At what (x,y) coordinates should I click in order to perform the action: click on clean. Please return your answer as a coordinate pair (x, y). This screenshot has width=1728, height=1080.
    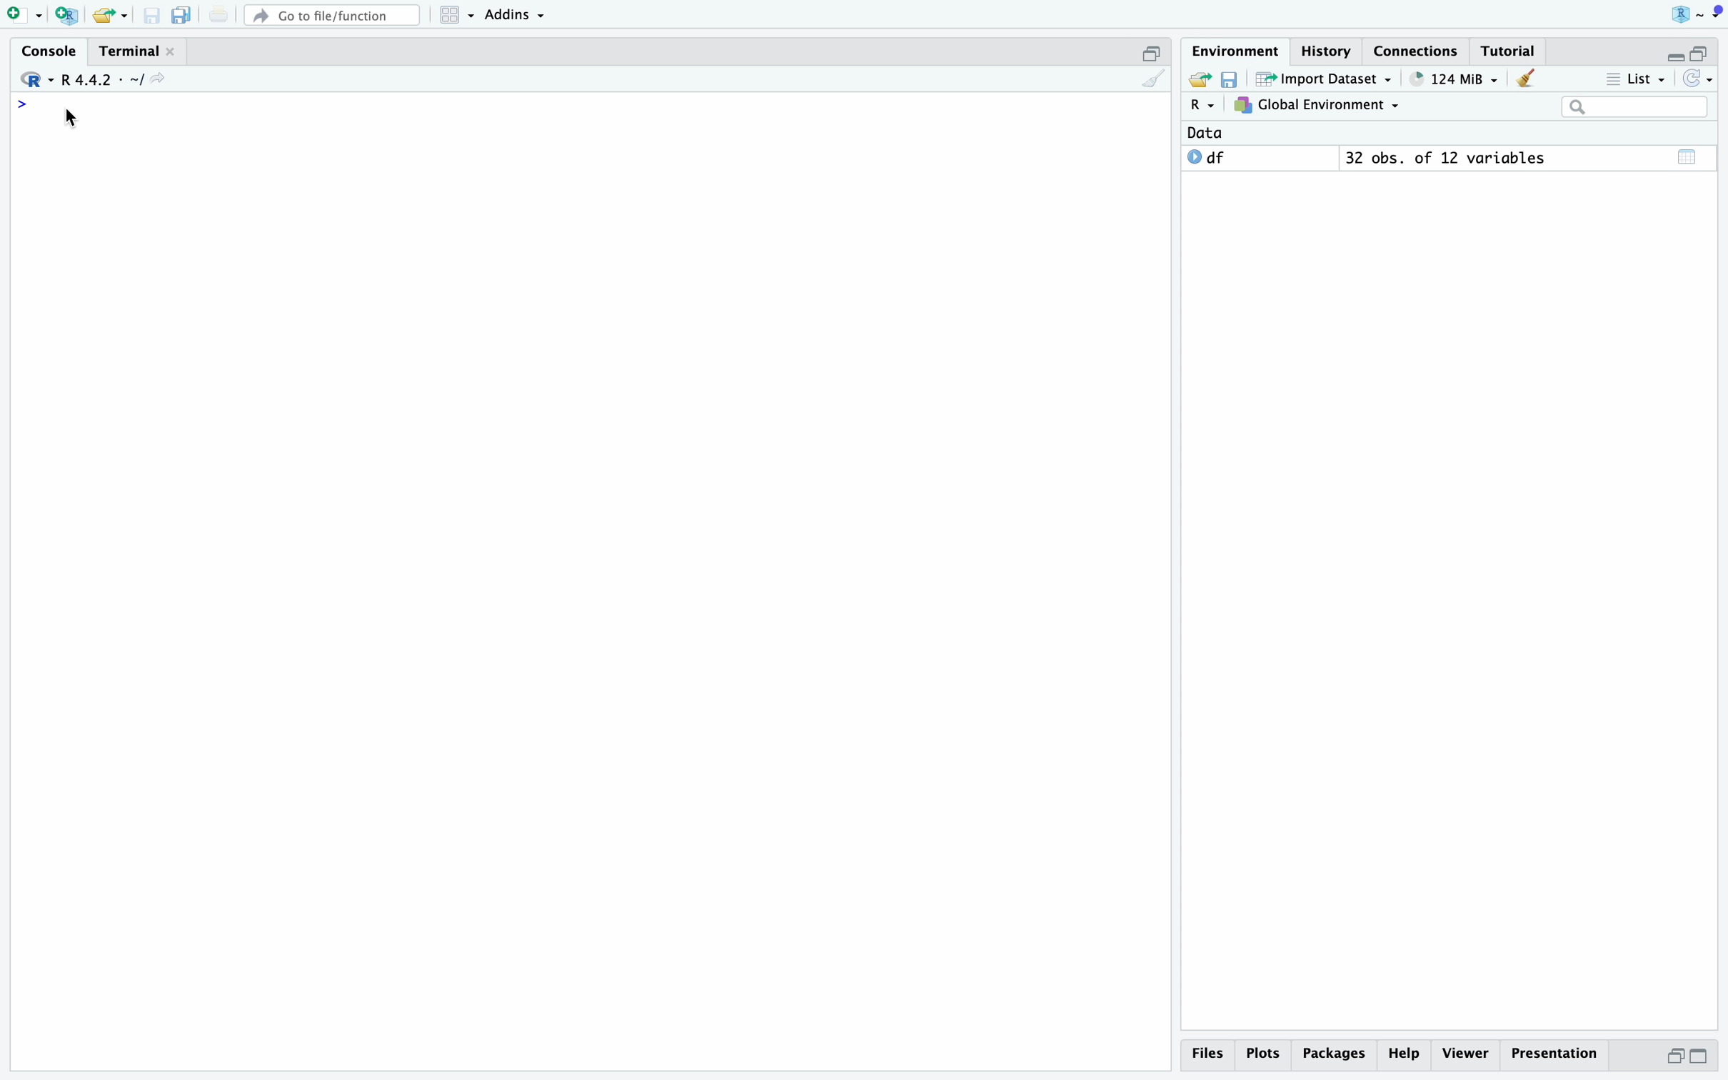
    Looking at the image, I should click on (1154, 79).